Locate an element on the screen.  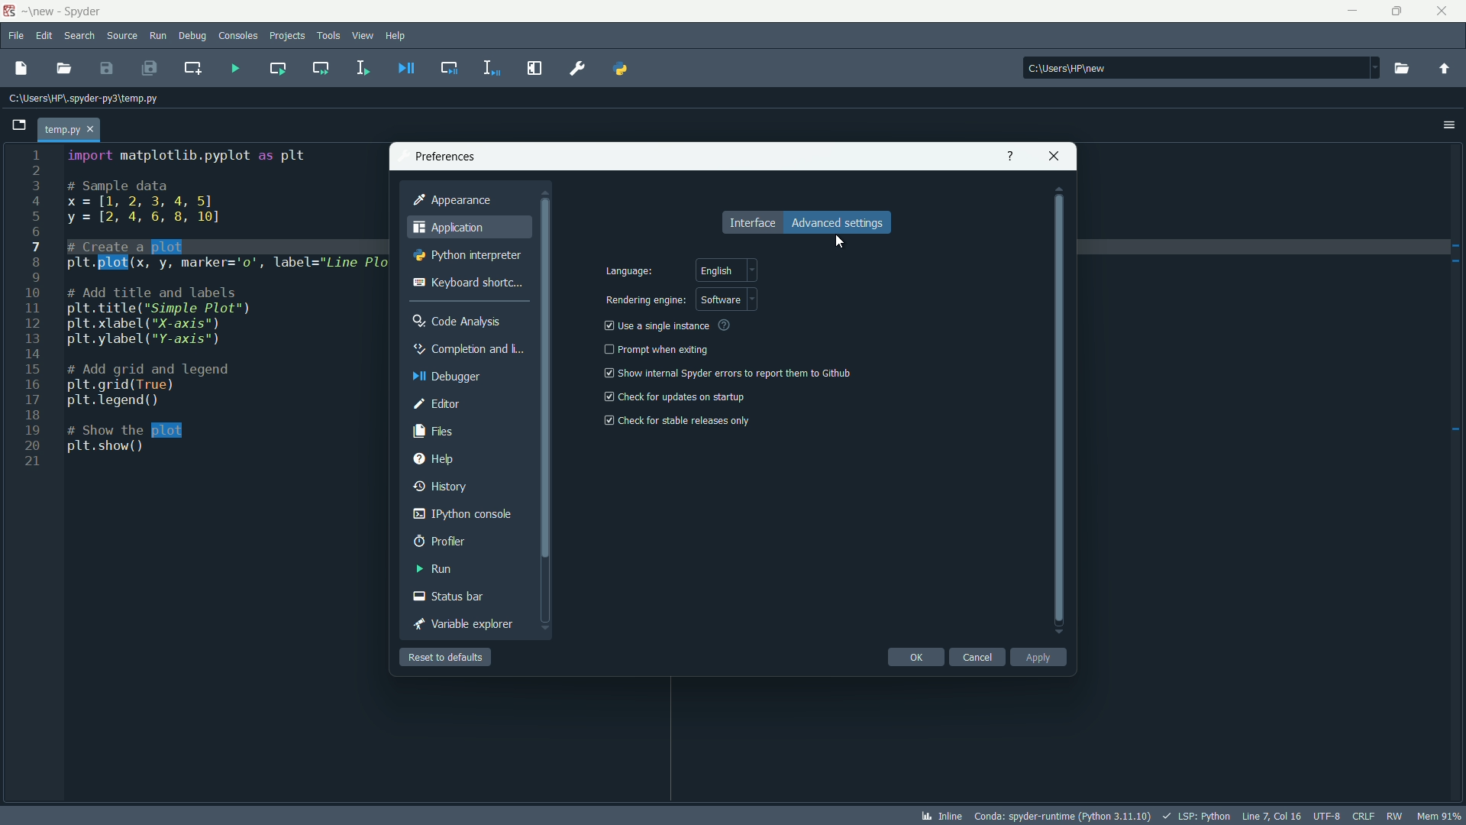
rendering engine is located at coordinates (645, 300).